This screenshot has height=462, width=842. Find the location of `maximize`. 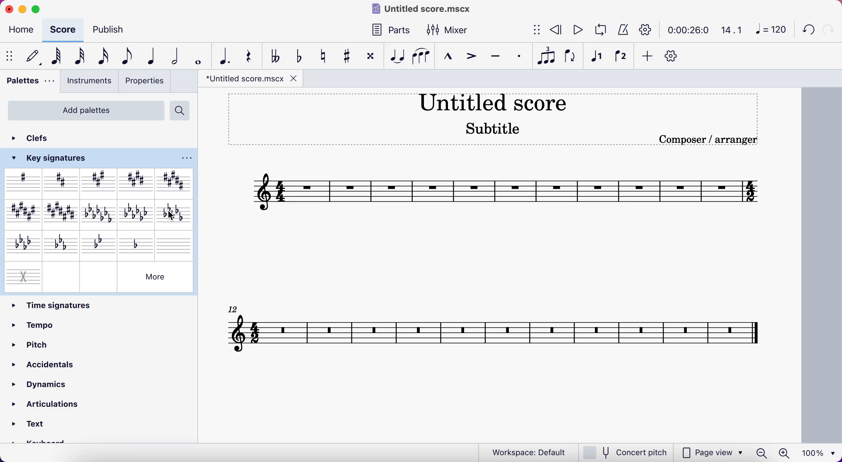

maximize is located at coordinates (38, 9).